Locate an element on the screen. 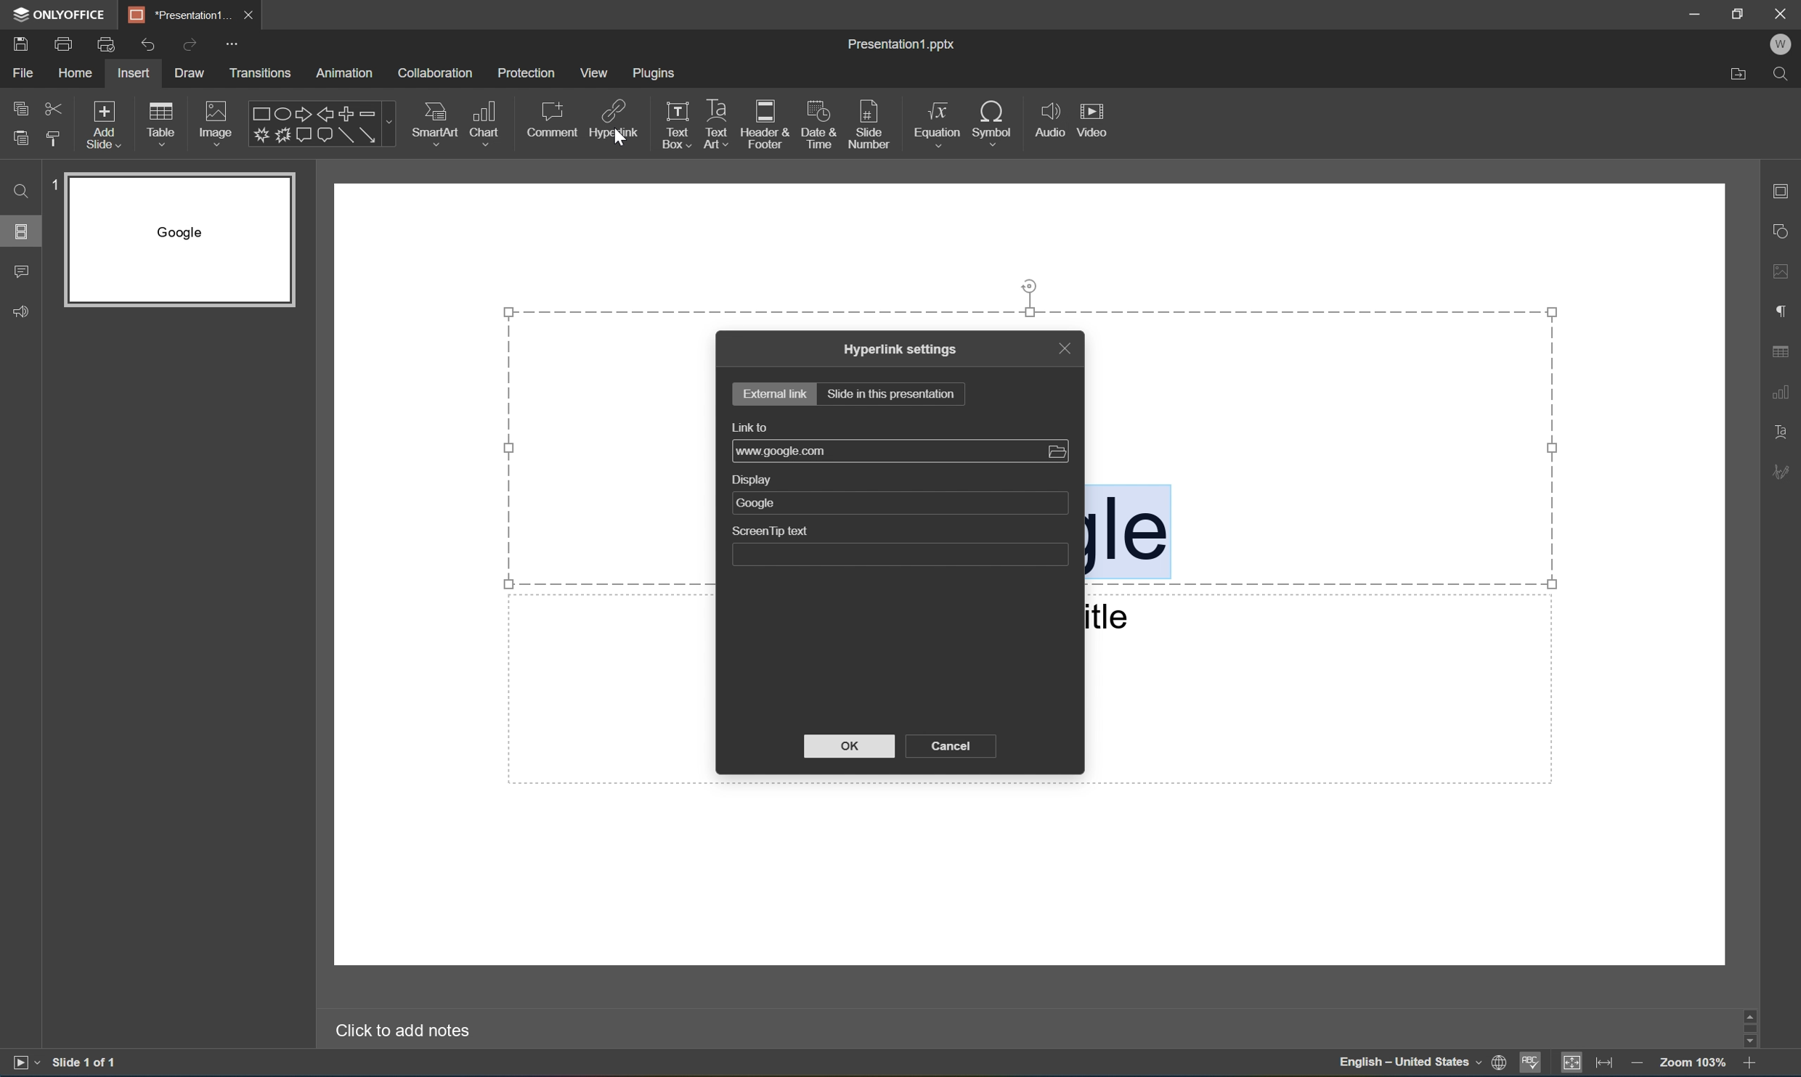 The image size is (1801, 1077). English - United States is located at coordinates (1407, 1063).